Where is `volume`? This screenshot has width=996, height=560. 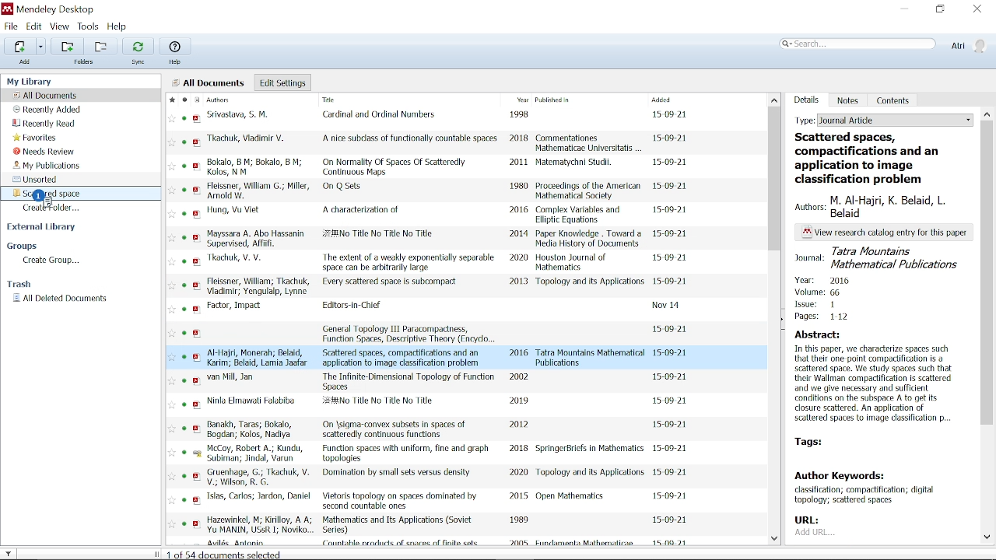
volume is located at coordinates (819, 293).